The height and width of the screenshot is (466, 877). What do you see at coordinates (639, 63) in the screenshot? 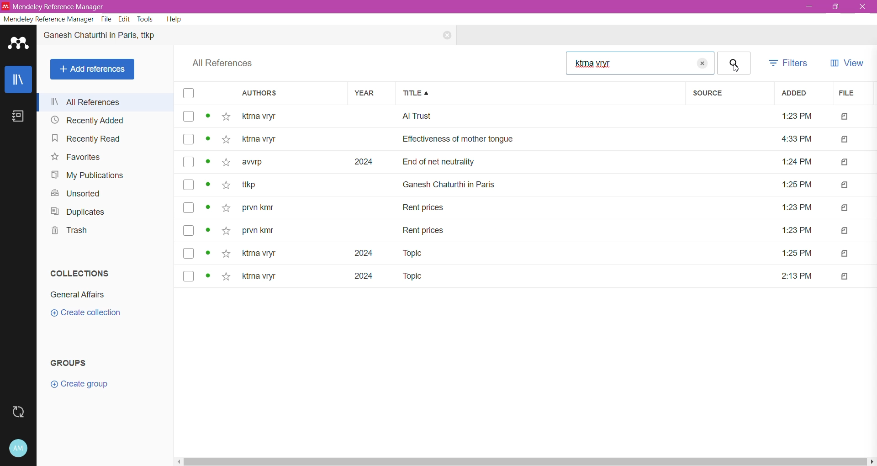
I see `Type the required author's name in the Search bar` at bounding box center [639, 63].